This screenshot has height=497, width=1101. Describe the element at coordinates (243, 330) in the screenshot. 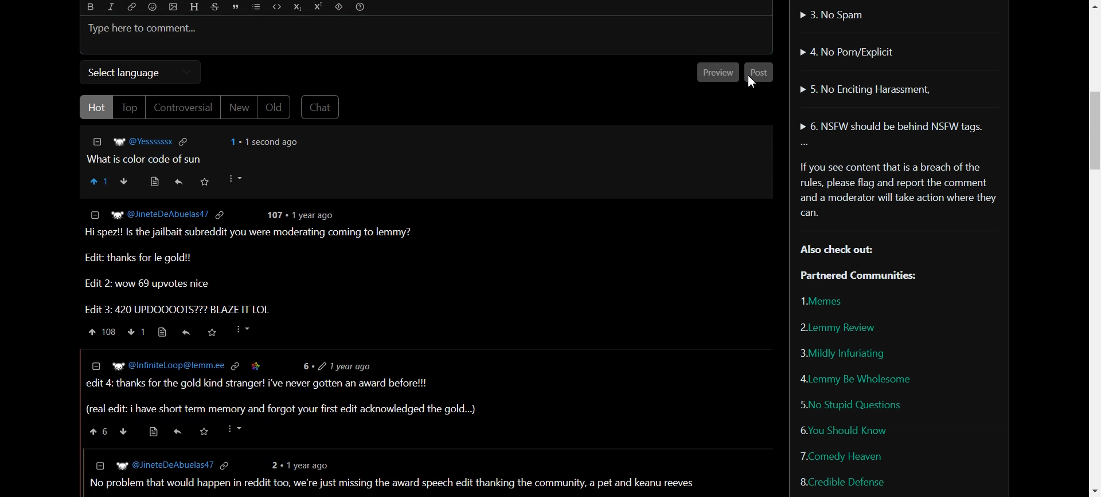

I see `more` at that location.